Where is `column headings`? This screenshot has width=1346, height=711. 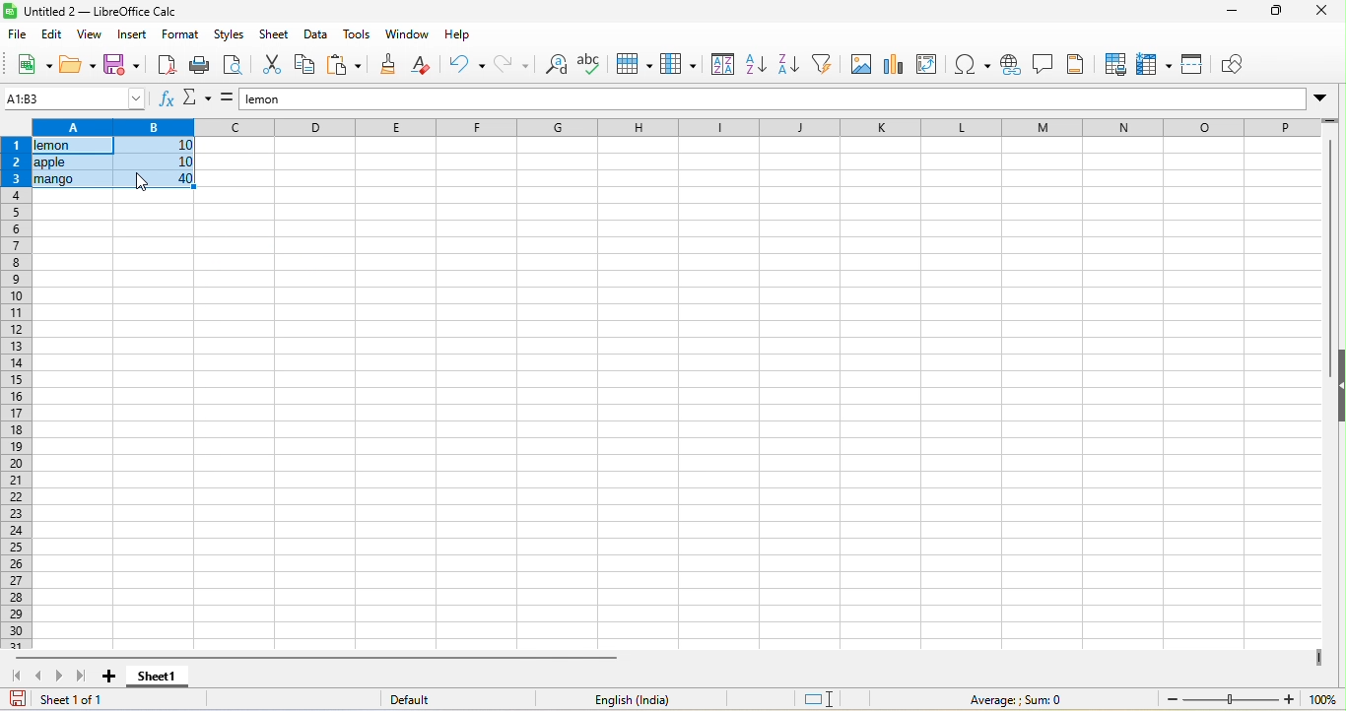
column headings is located at coordinates (668, 126).